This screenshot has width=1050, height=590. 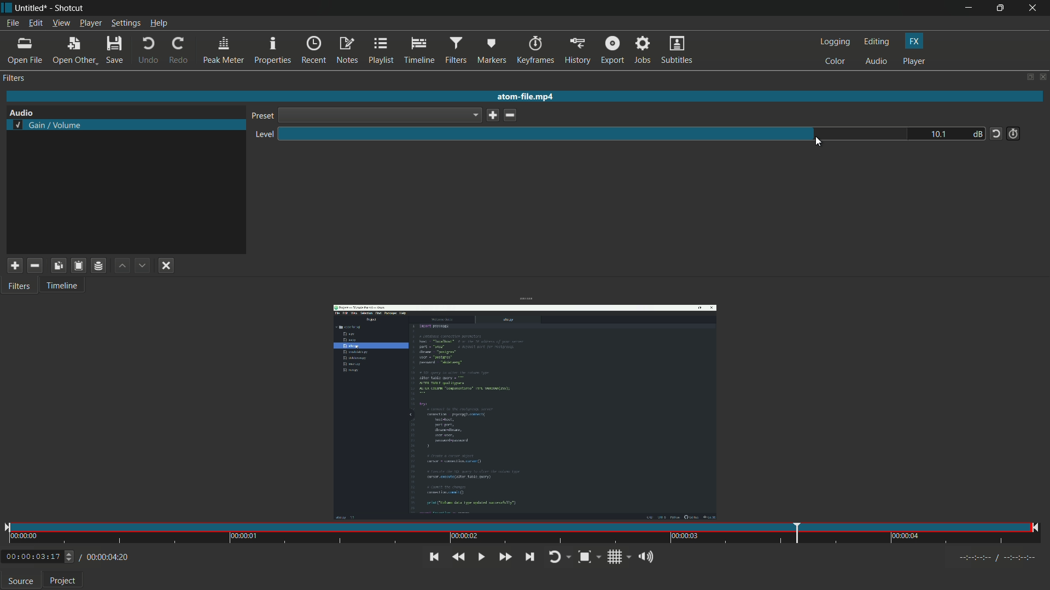 What do you see at coordinates (144, 265) in the screenshot?
I see `move filter down` at bounding box center [144, 265].